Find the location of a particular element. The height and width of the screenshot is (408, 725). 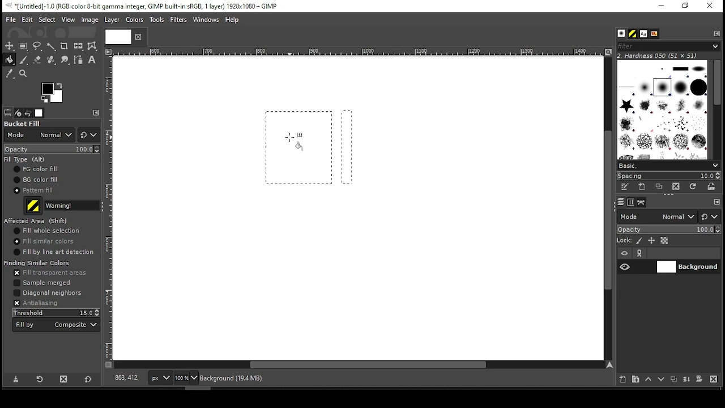

color is located at coordinates (135, 19).